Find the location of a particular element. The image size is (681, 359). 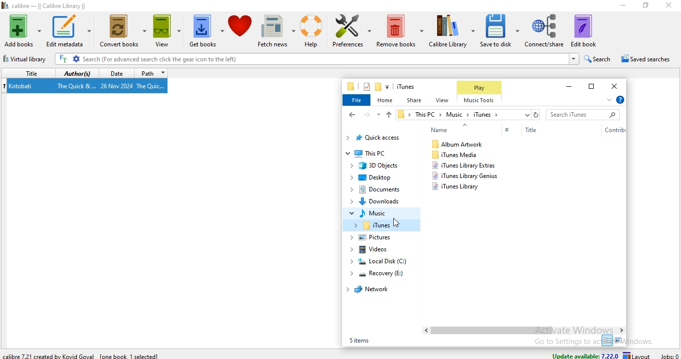

music is located at coordinates (370, 213).